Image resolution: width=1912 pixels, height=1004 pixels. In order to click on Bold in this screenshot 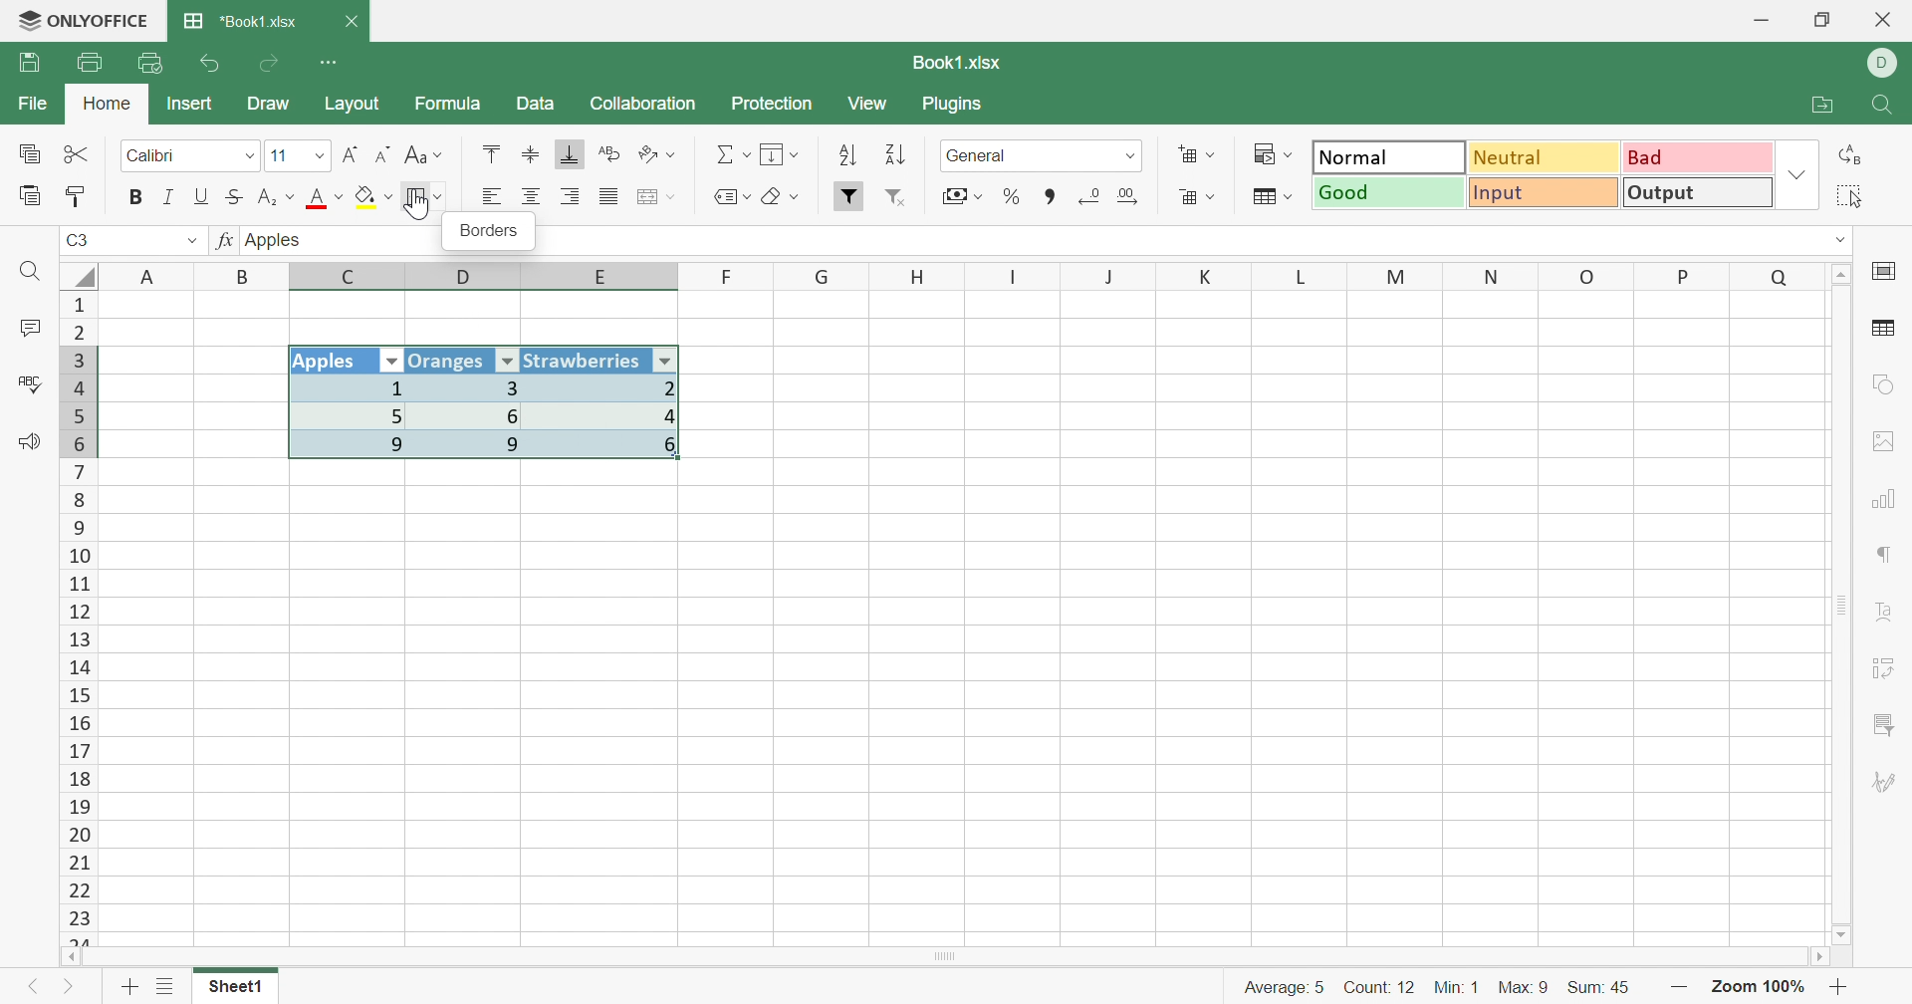, I will do `click(136, 196)`.